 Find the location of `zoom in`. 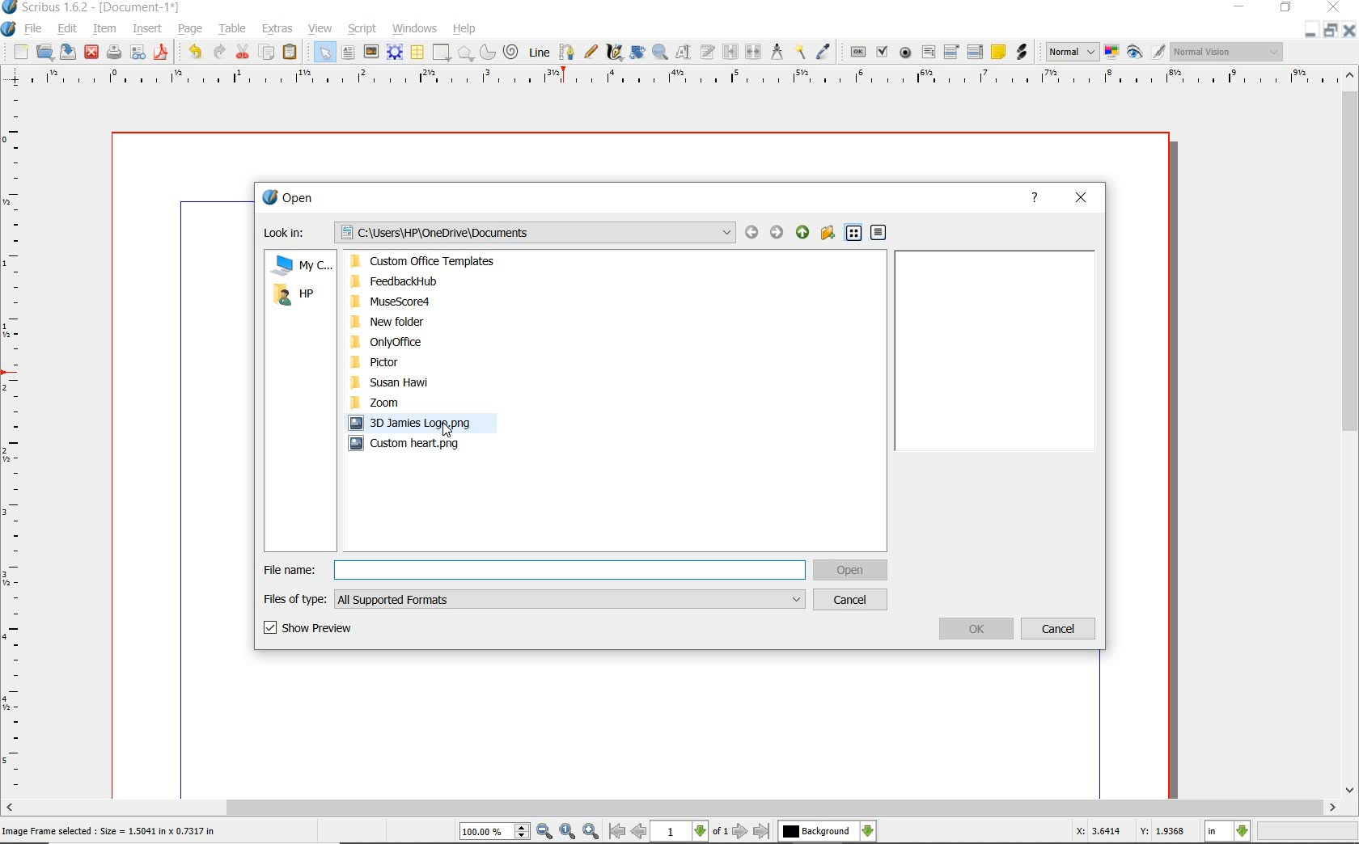

zoom in is located at coordinates (591, 832).